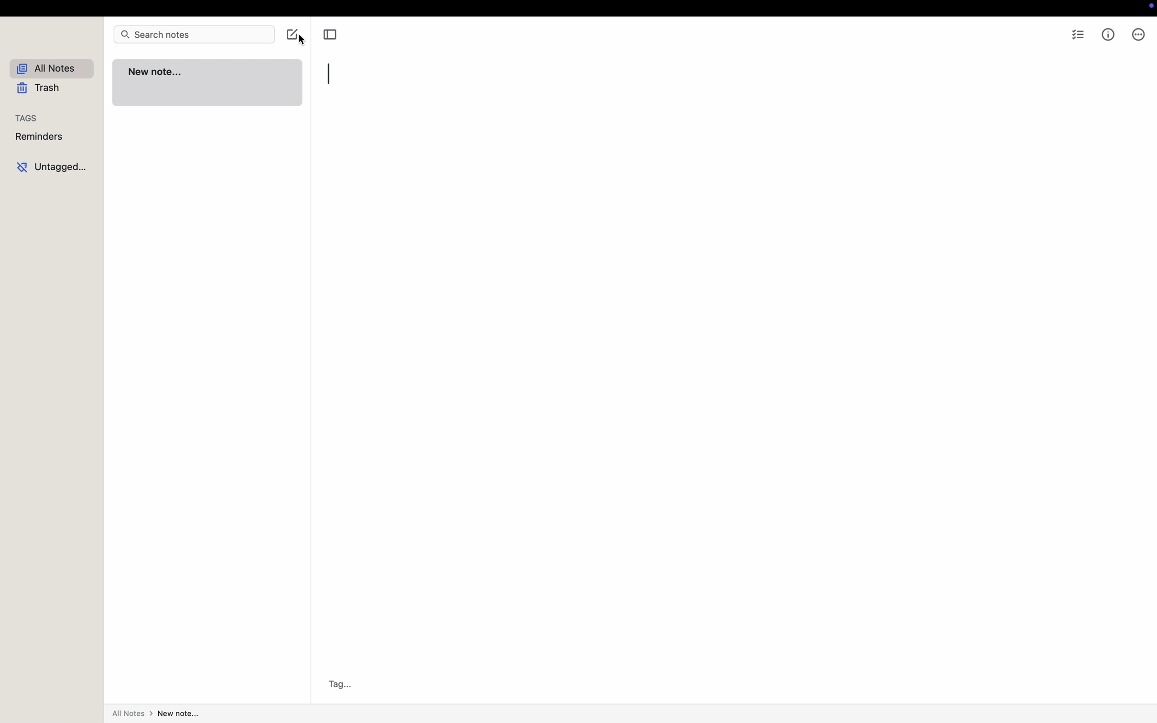 The width and height of the screenshot is (1157, 723). Describe the element at coordinates (51, 166) in the screenshot. I see `untagged` at that location.